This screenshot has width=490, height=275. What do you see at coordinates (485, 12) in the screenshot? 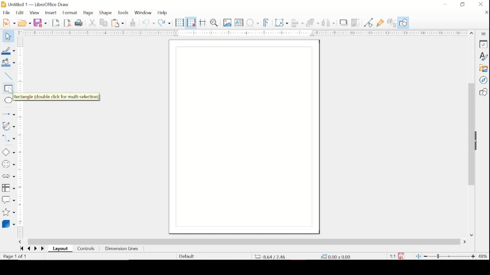
I see `close` at bounding box center [485, 12].